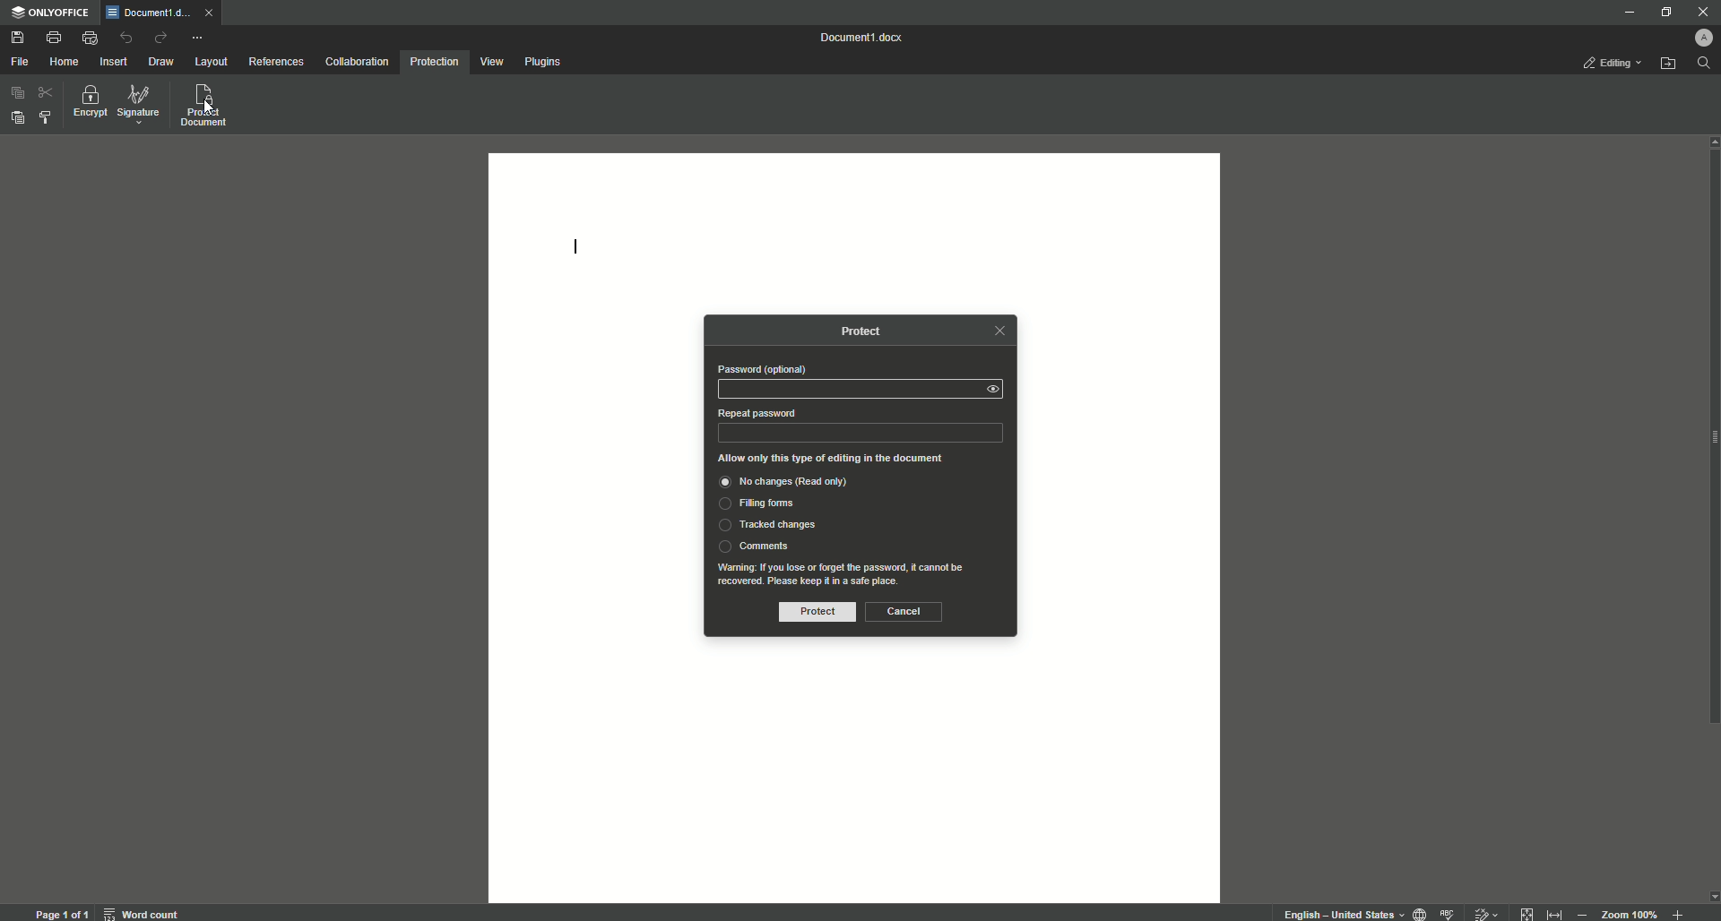 The height and width of the screenshot is (921, 1721). I want to click on Scroll, so click(1710, 480).